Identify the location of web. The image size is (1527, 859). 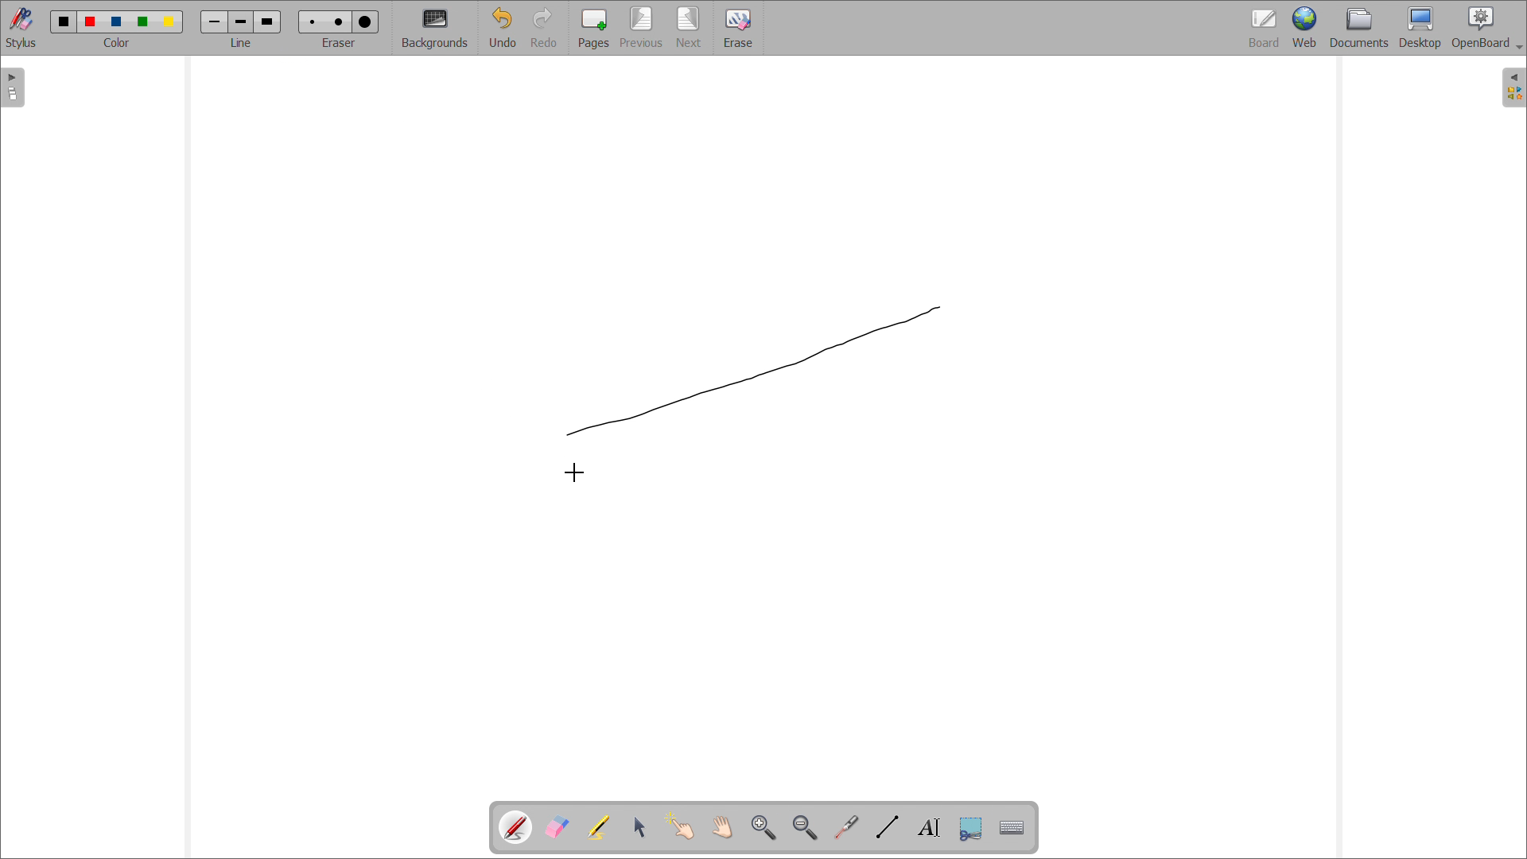
(1304, 28).